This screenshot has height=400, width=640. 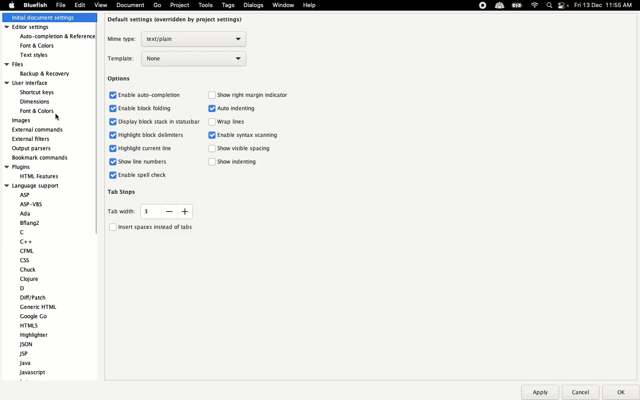 I want to click on dimension, so click(x=35, y=101).